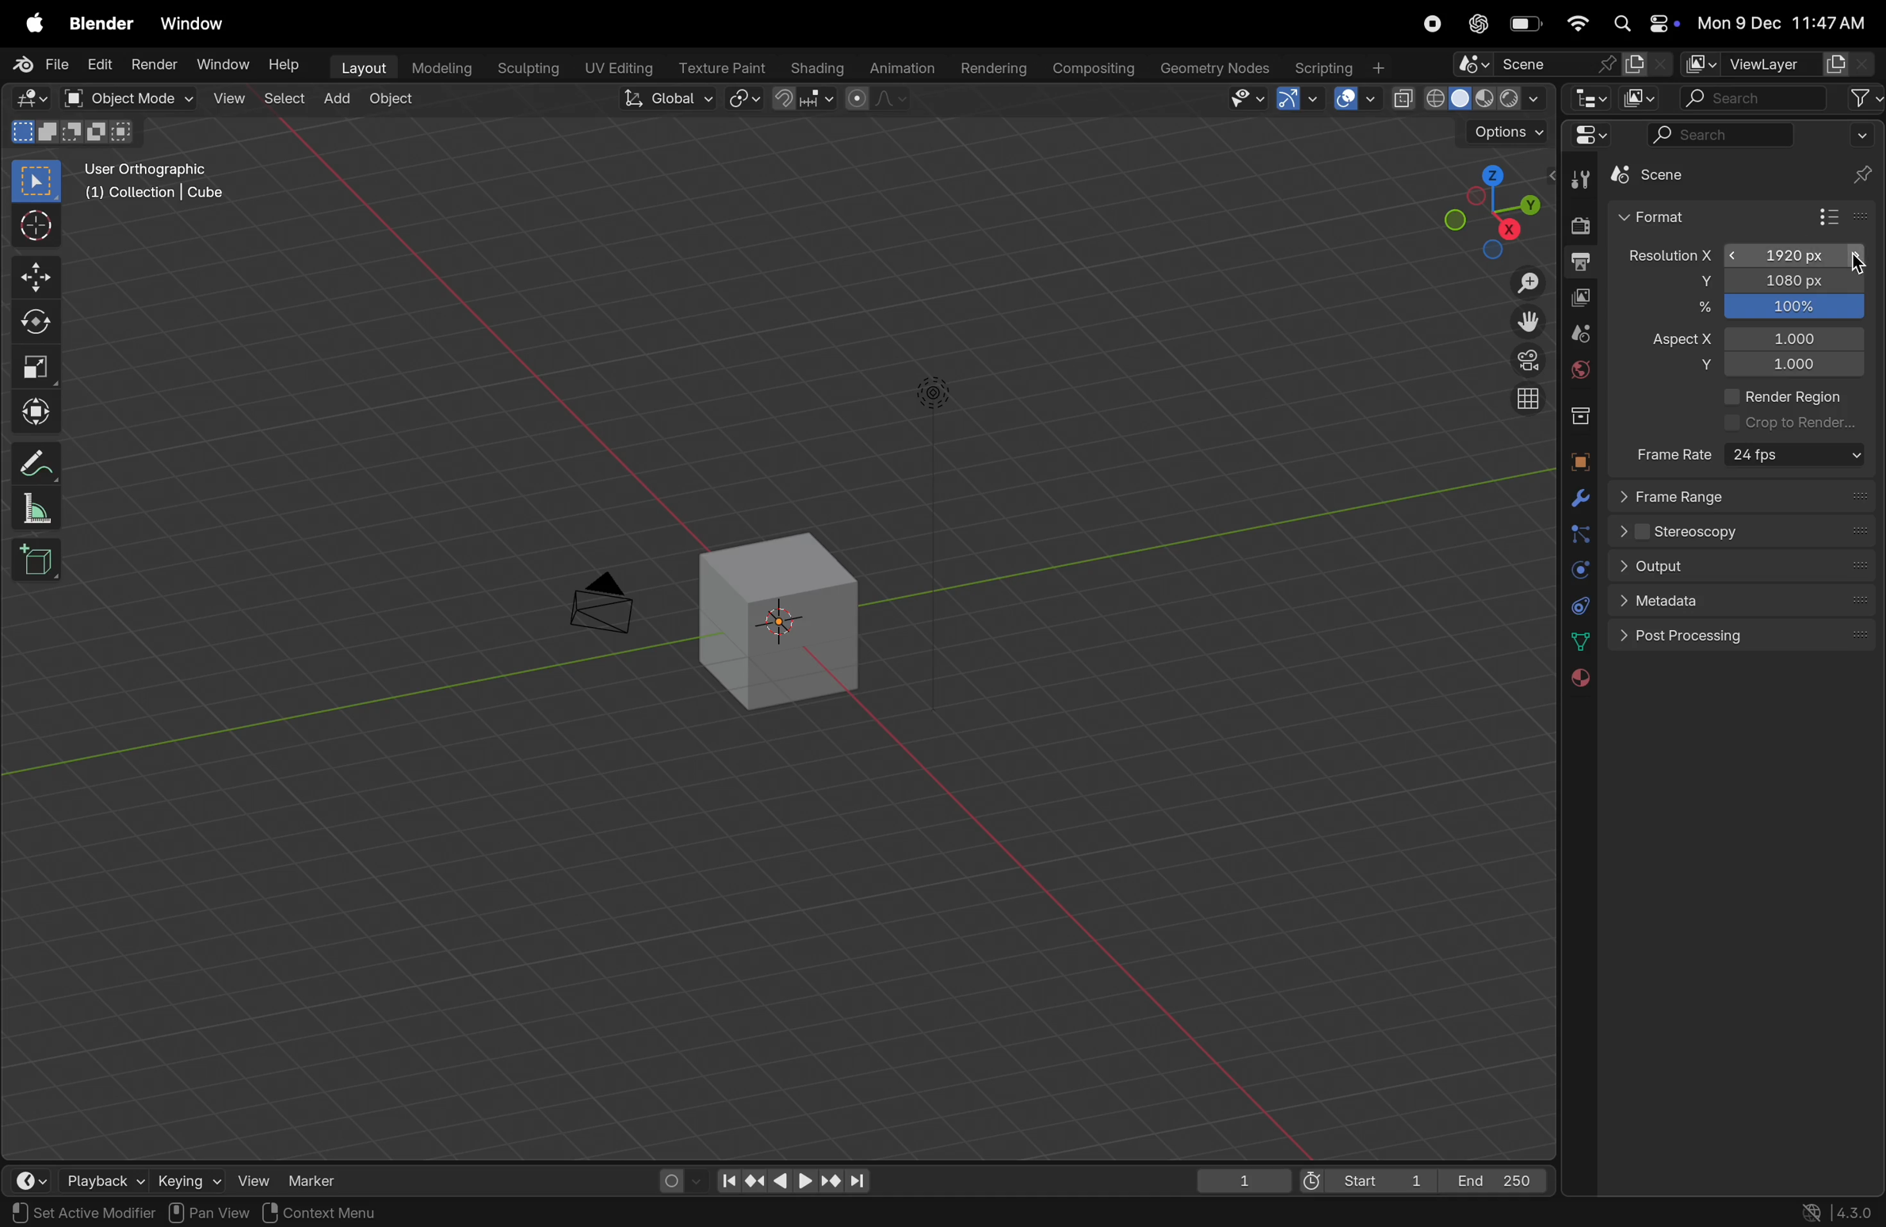 Image resolution: width=1886 pixels, height=1227 pixels. Describe the element at coordinates (1794, 308) in the screenshot. I see `100%` at that location.